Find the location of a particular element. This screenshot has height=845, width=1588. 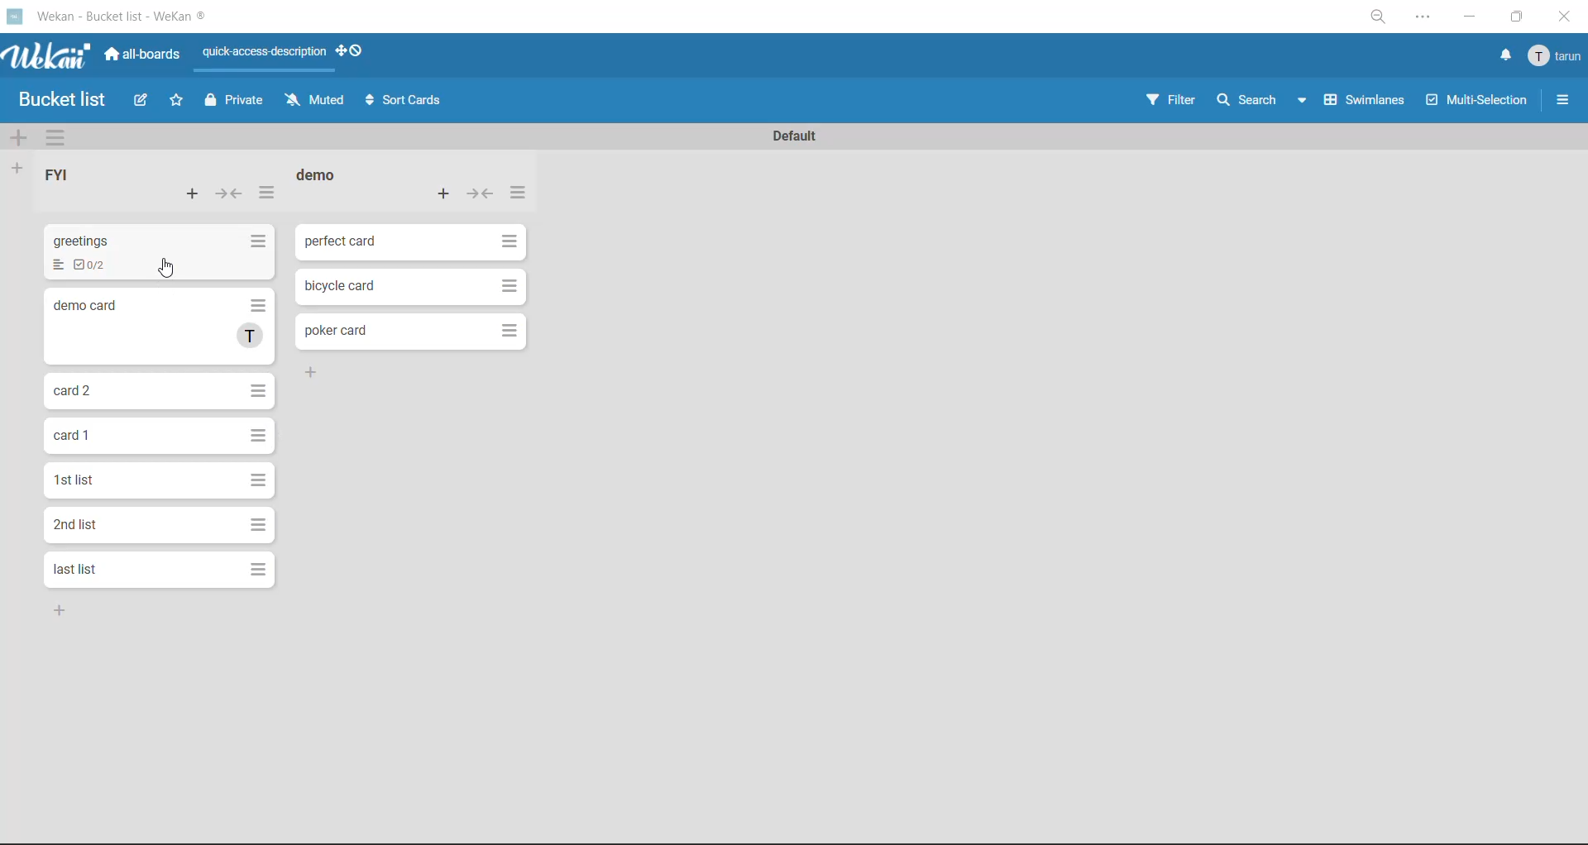

muted is located at coordinates (315, 102).